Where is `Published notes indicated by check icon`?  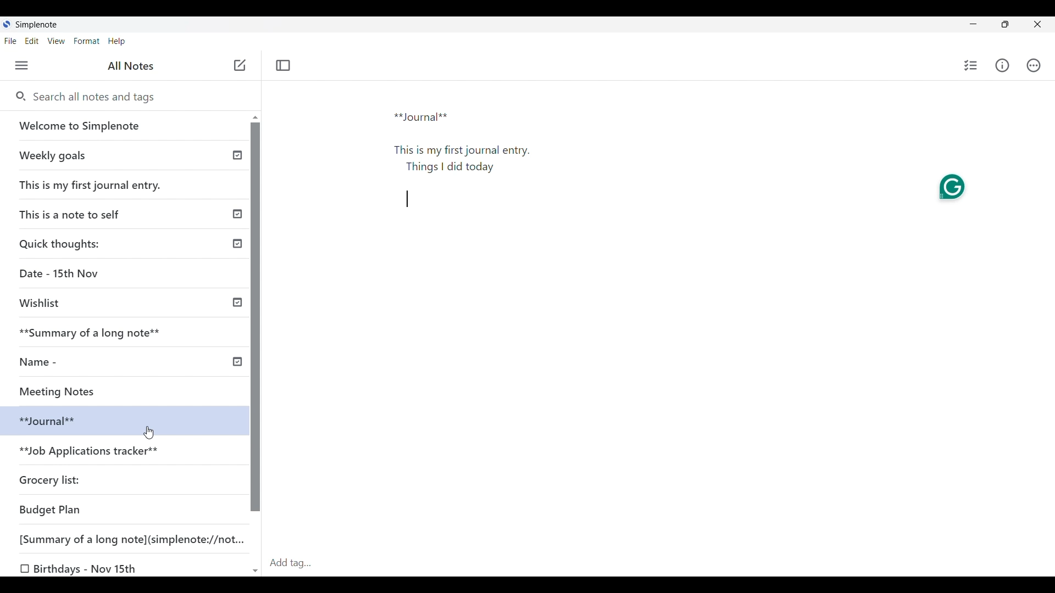 Published notes indicated by check icon is located at coordinates (237, 259).